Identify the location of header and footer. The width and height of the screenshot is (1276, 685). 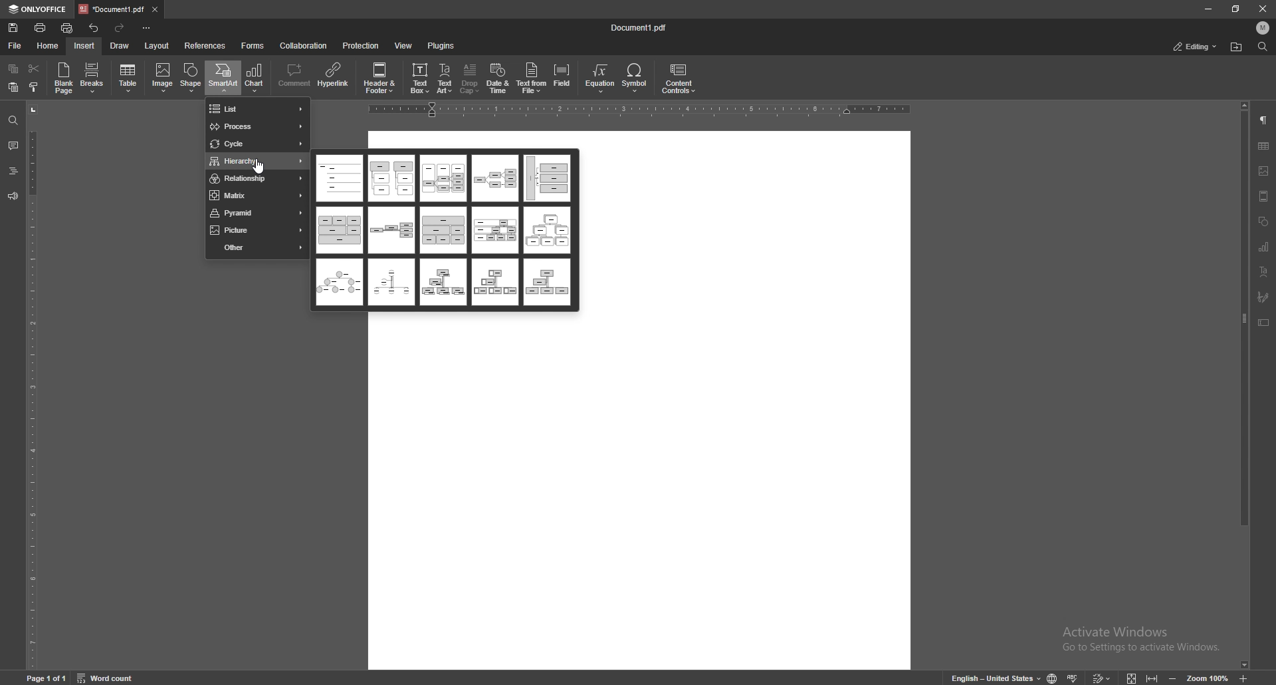
(379, 77).